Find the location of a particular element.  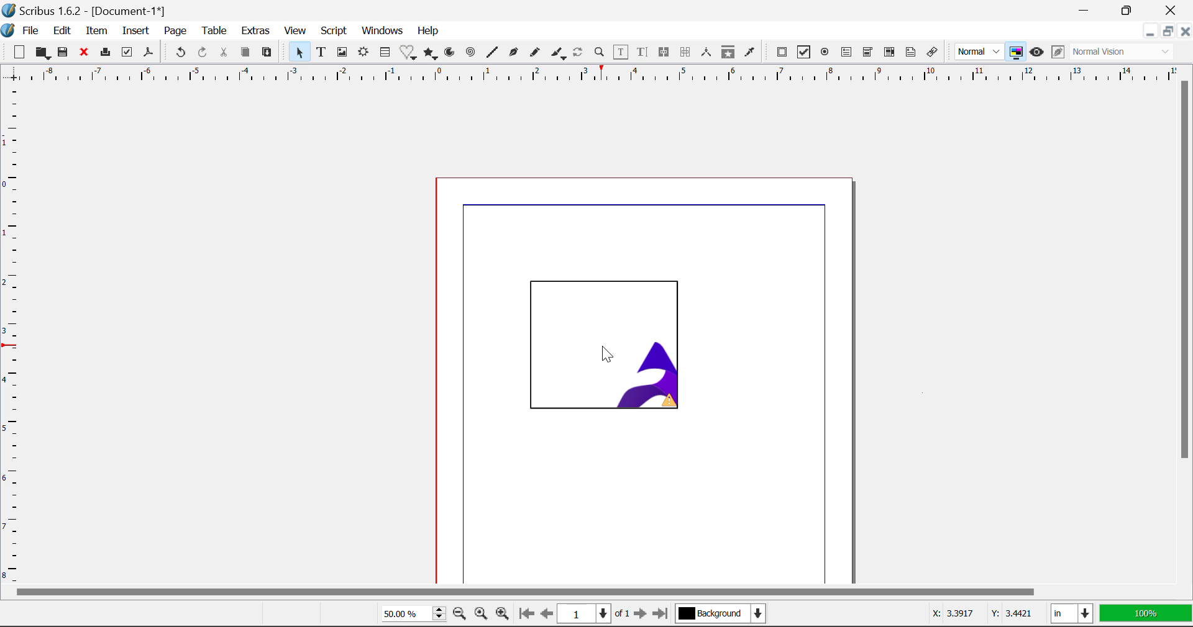

Vertical Margins is located at coordinates (596, 75).